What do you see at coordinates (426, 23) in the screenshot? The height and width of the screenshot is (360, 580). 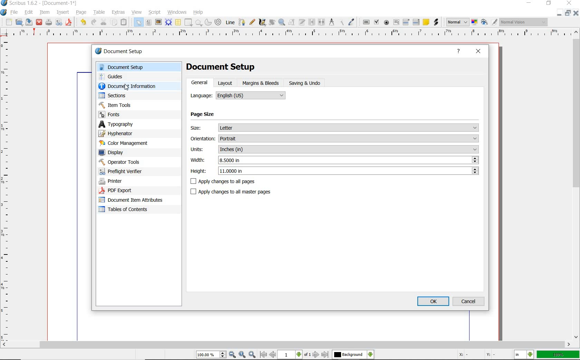 I see `text annotation` at bounding box center [426, 23].